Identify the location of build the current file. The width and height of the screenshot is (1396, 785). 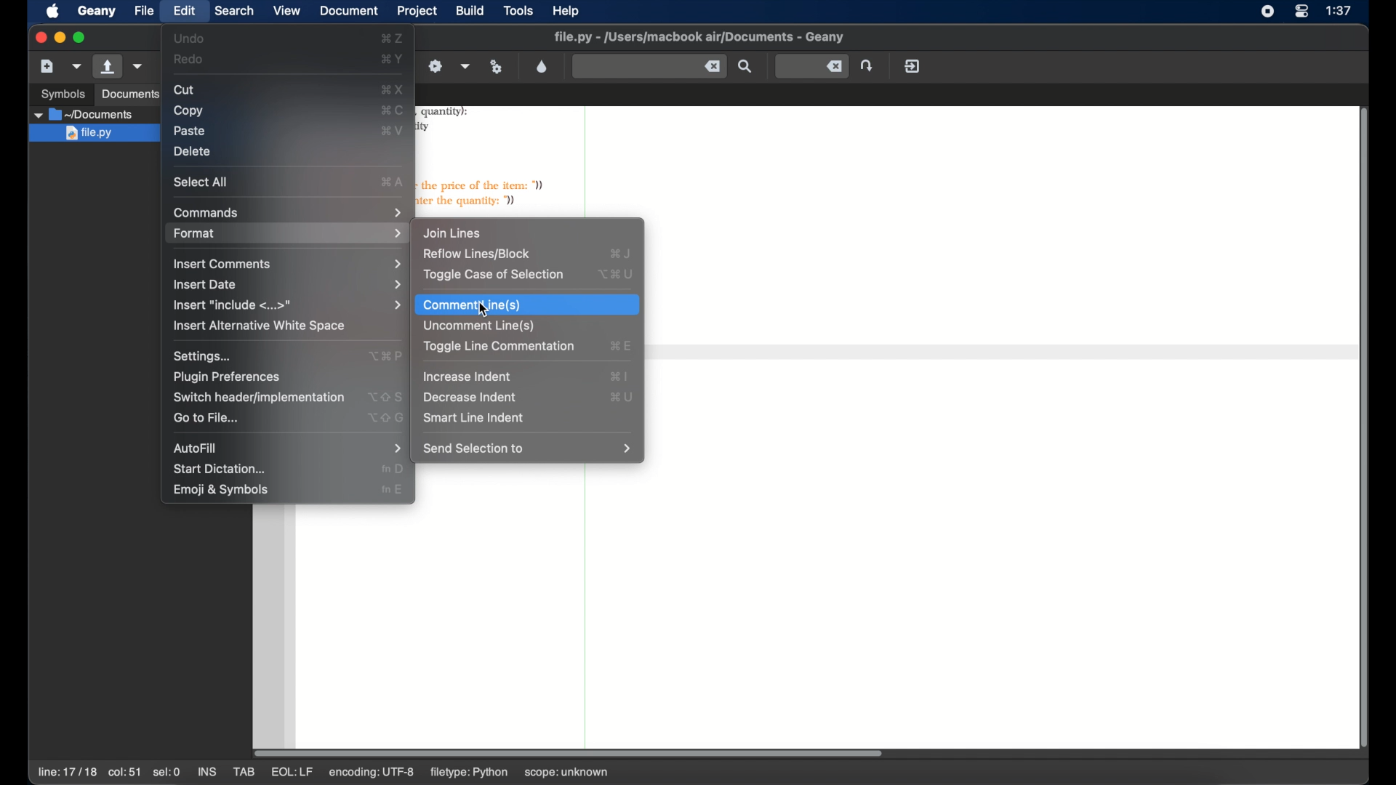
(436, 65).